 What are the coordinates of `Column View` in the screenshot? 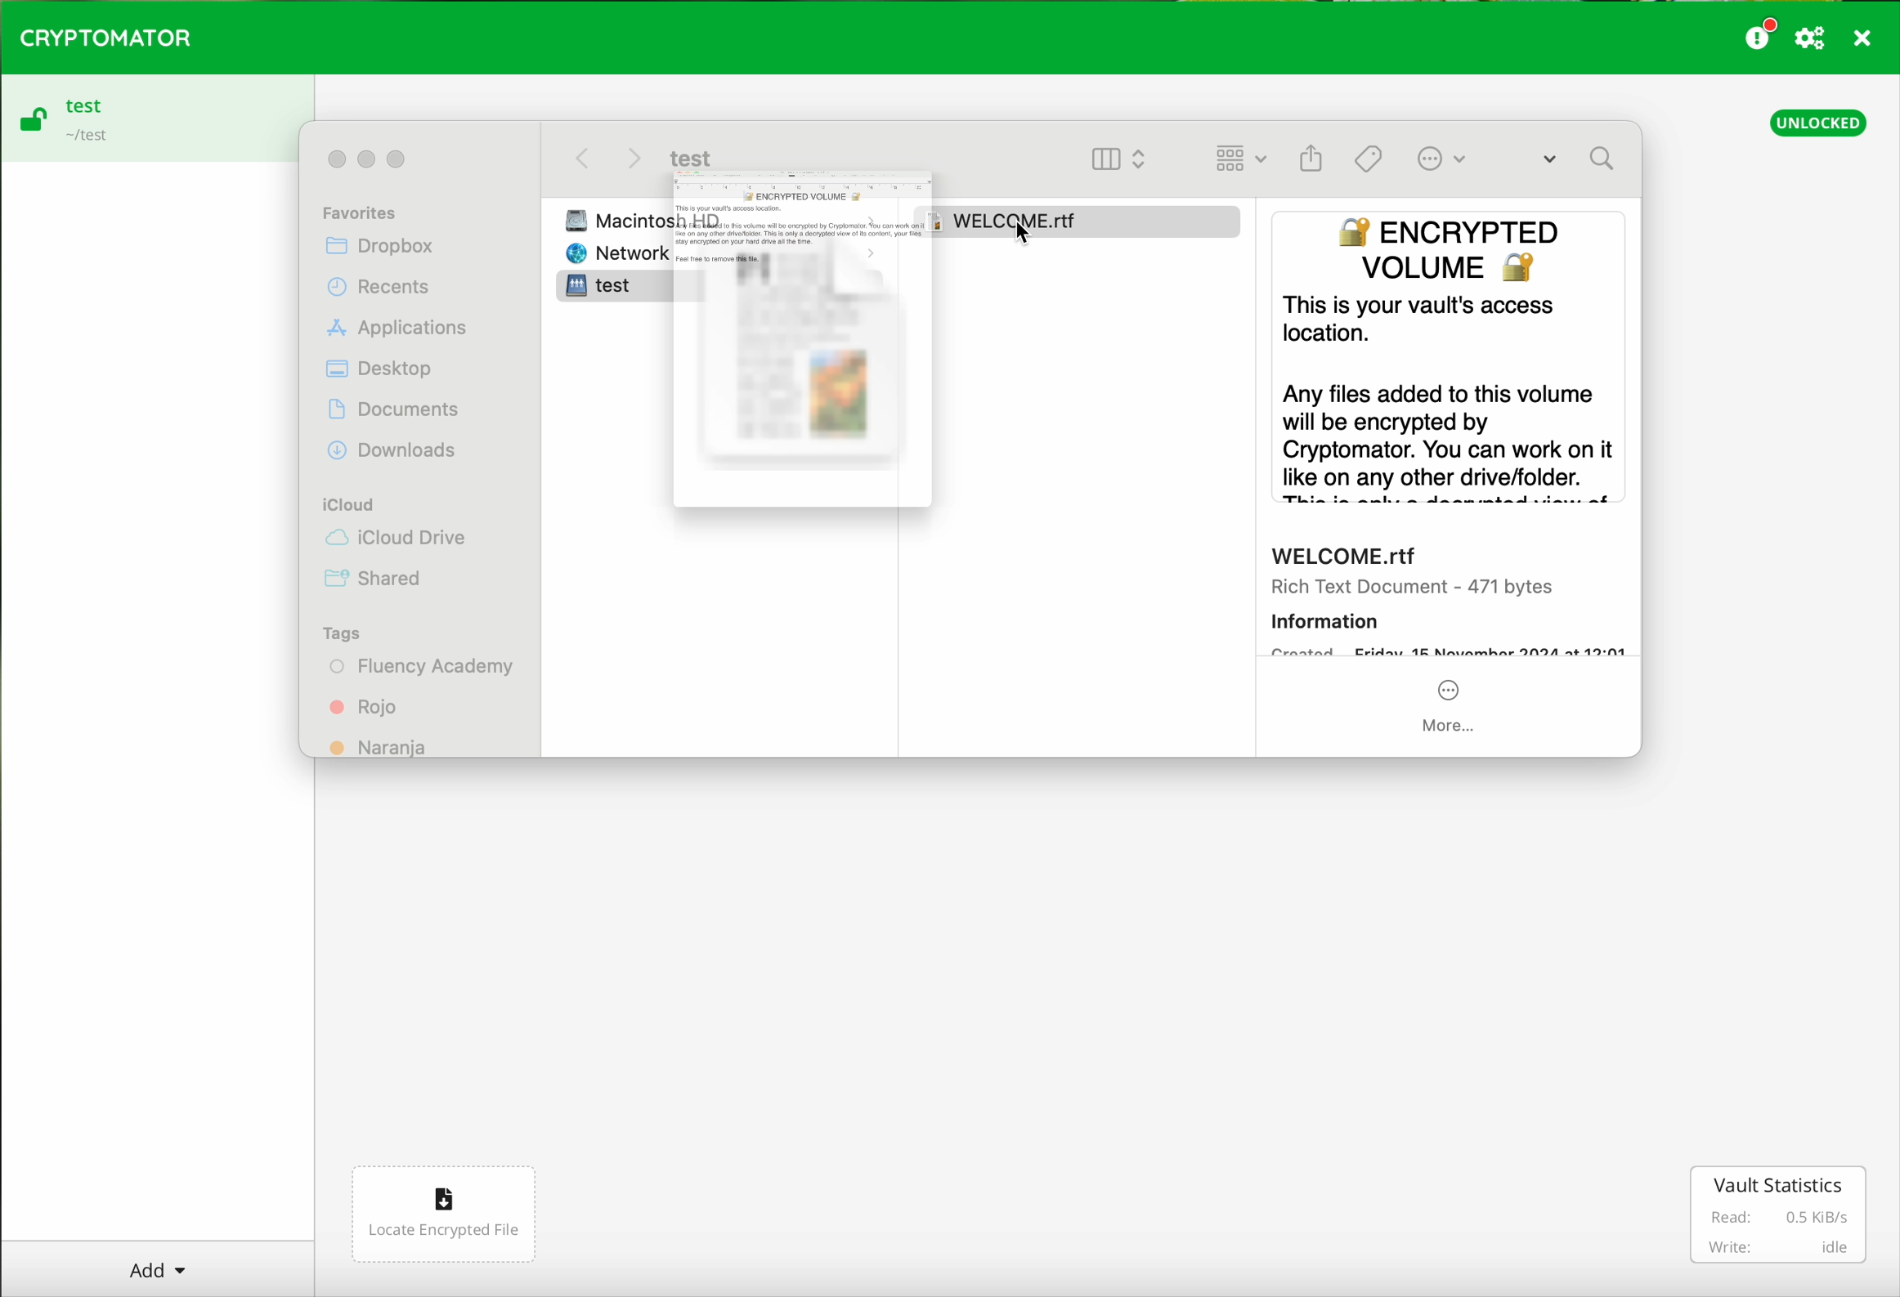 It's located at (1118, 158).